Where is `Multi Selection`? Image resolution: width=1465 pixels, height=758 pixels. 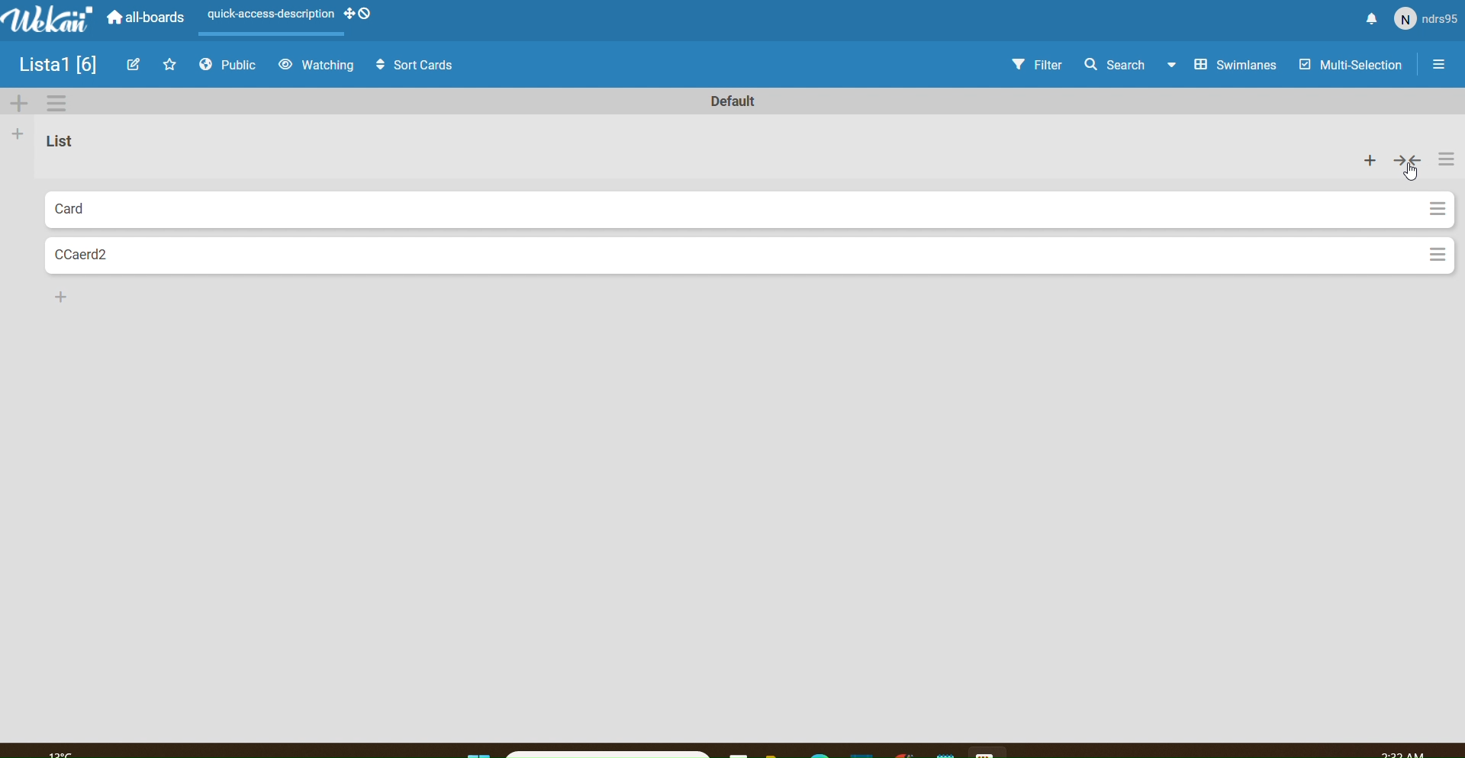
Multi Selection is located at coordinates (1360, 67).